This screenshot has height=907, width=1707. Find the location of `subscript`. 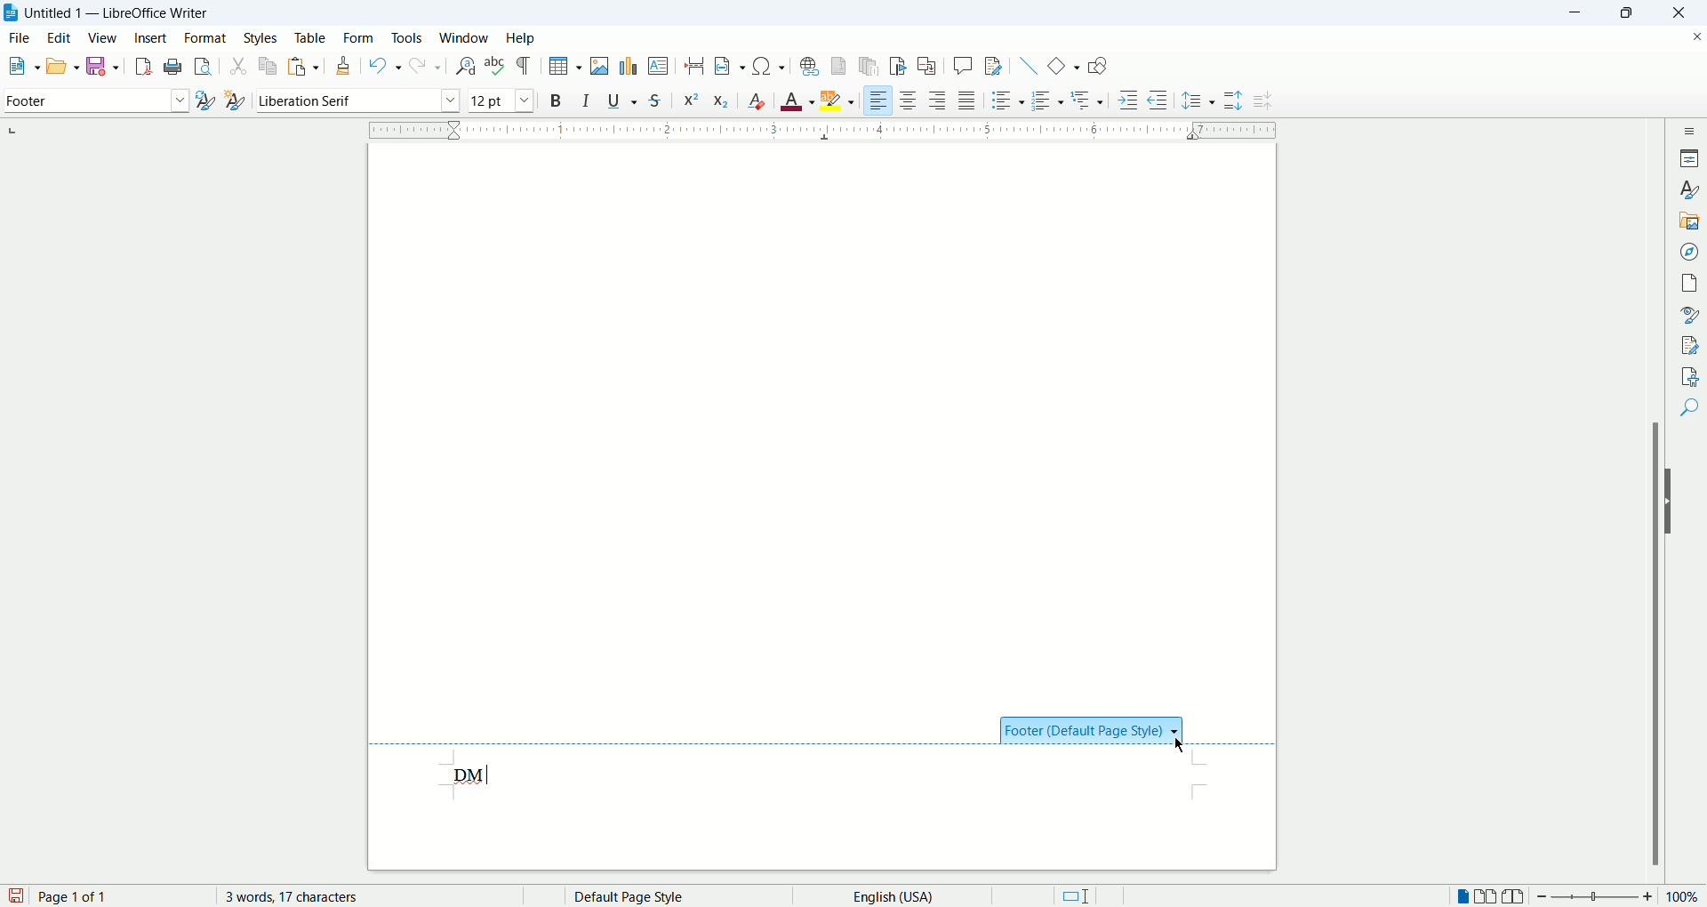

subscript is located at coordinates (722, 102).